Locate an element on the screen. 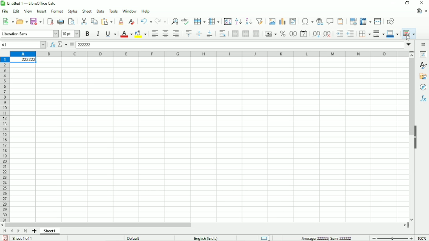 The image size is (429, 241). Copy is located at coordinates (94, 21).